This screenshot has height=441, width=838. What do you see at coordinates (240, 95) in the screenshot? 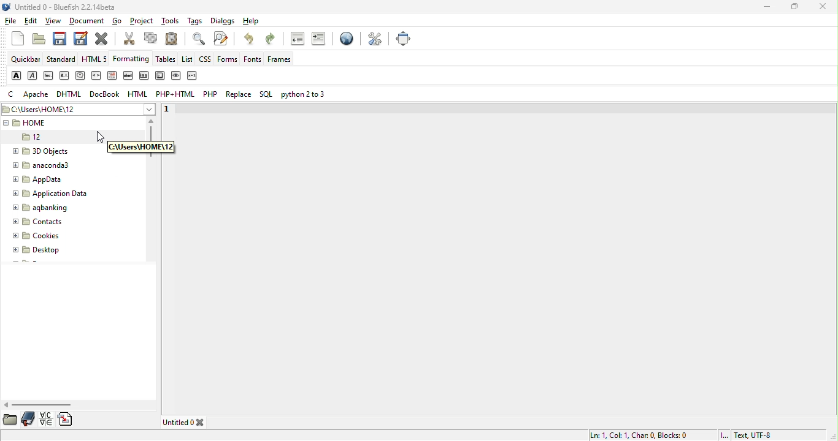
I see `replace` at bounding box center [240, 95].